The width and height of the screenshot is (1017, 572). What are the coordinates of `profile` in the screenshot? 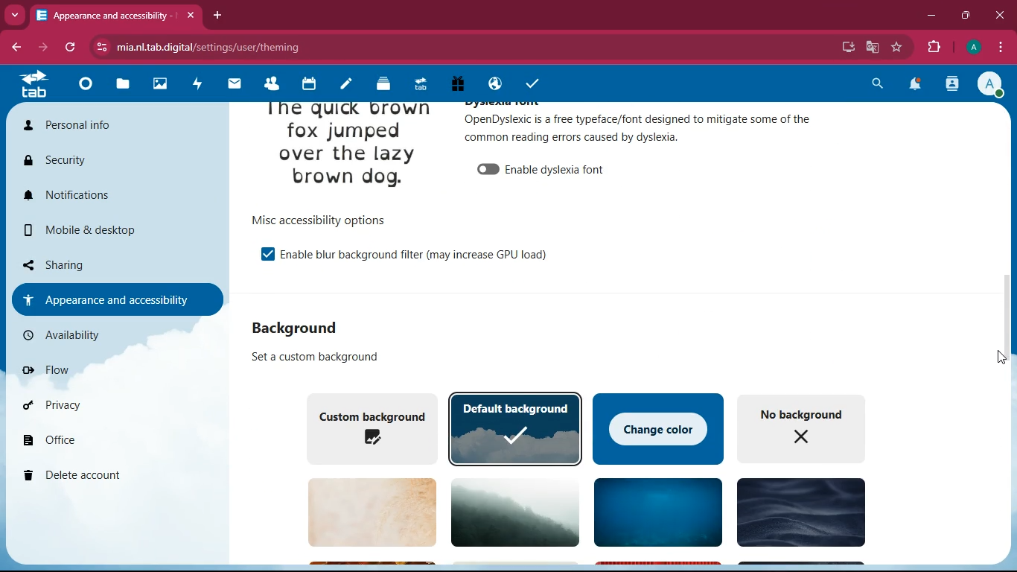 It's located at (972, 48).